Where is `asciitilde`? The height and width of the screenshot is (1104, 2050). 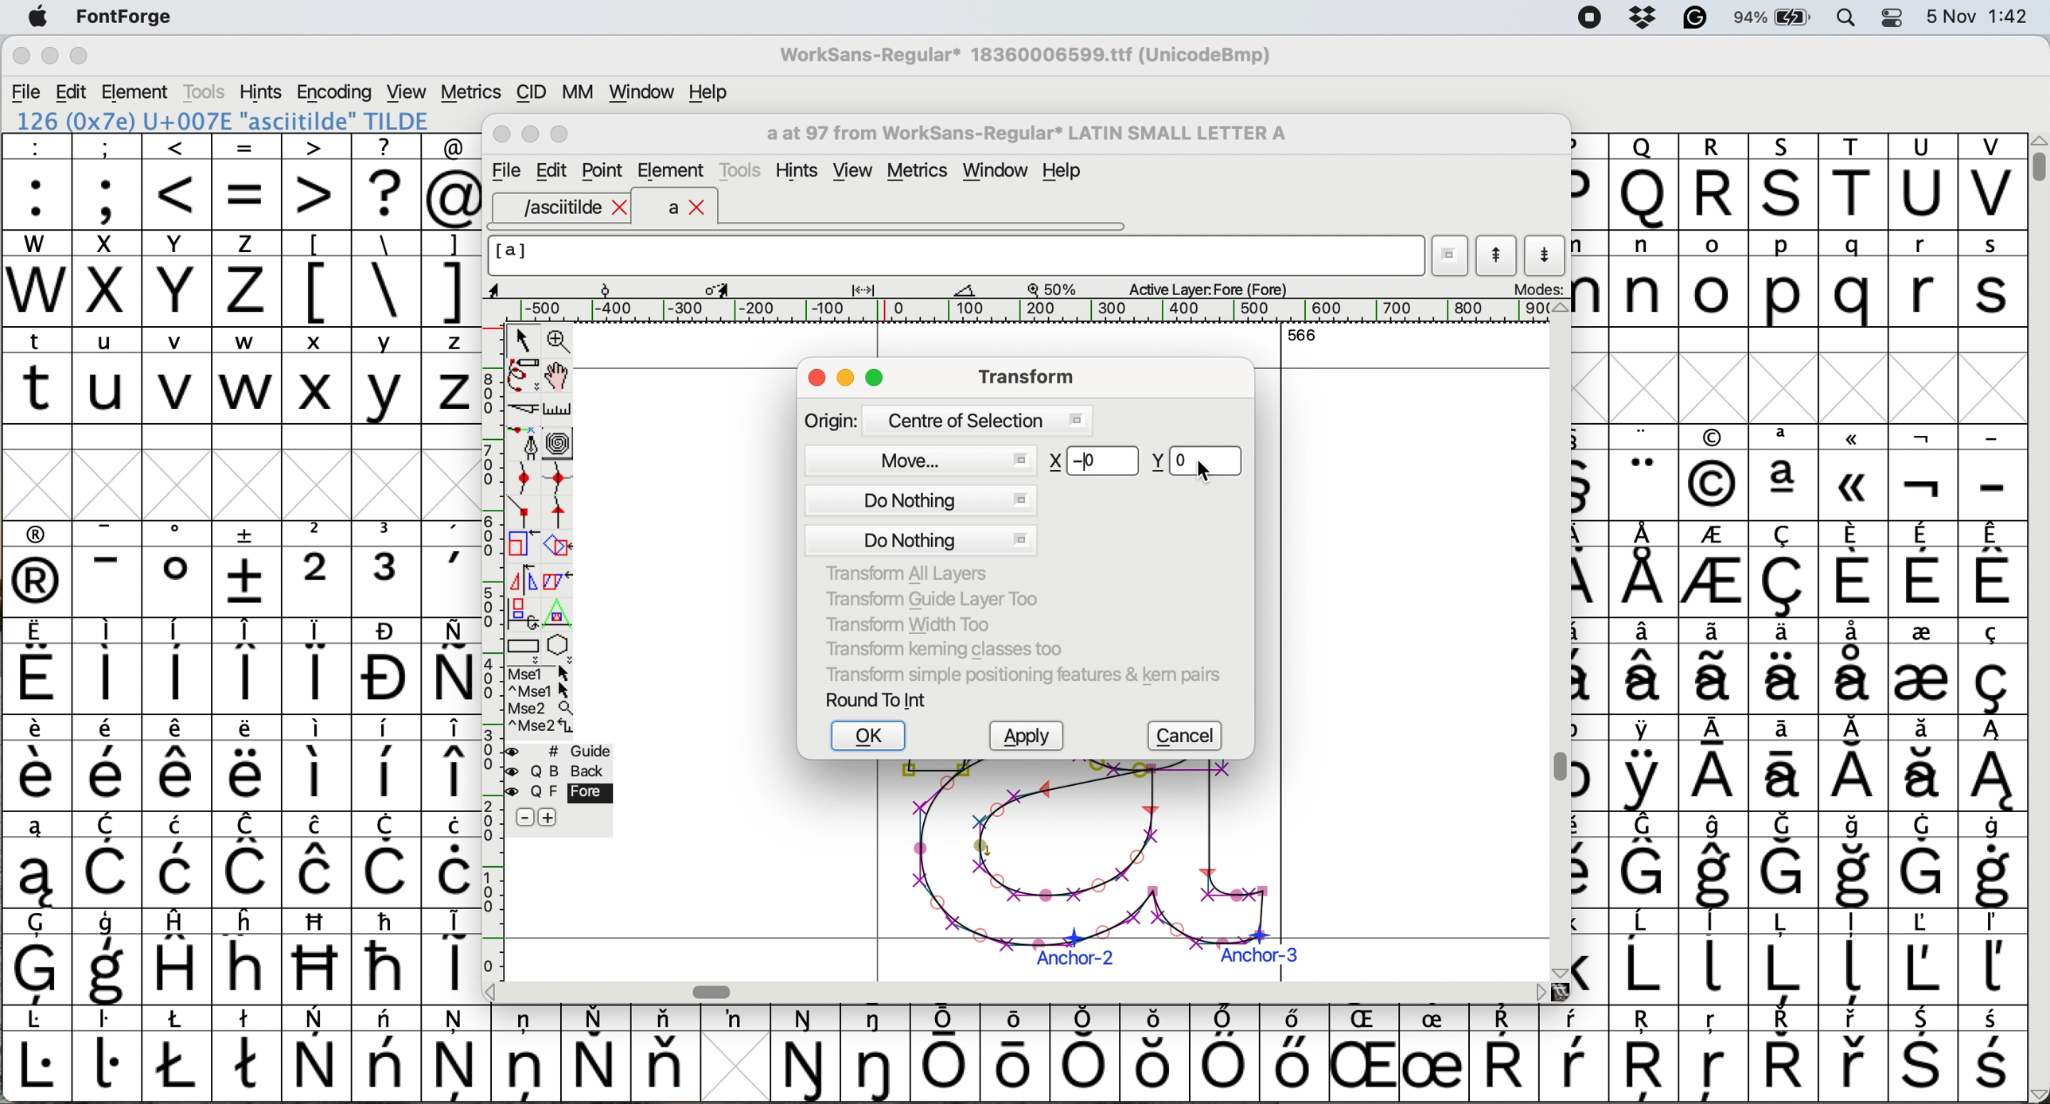
asciitilde is located at coordinates (572, 208).